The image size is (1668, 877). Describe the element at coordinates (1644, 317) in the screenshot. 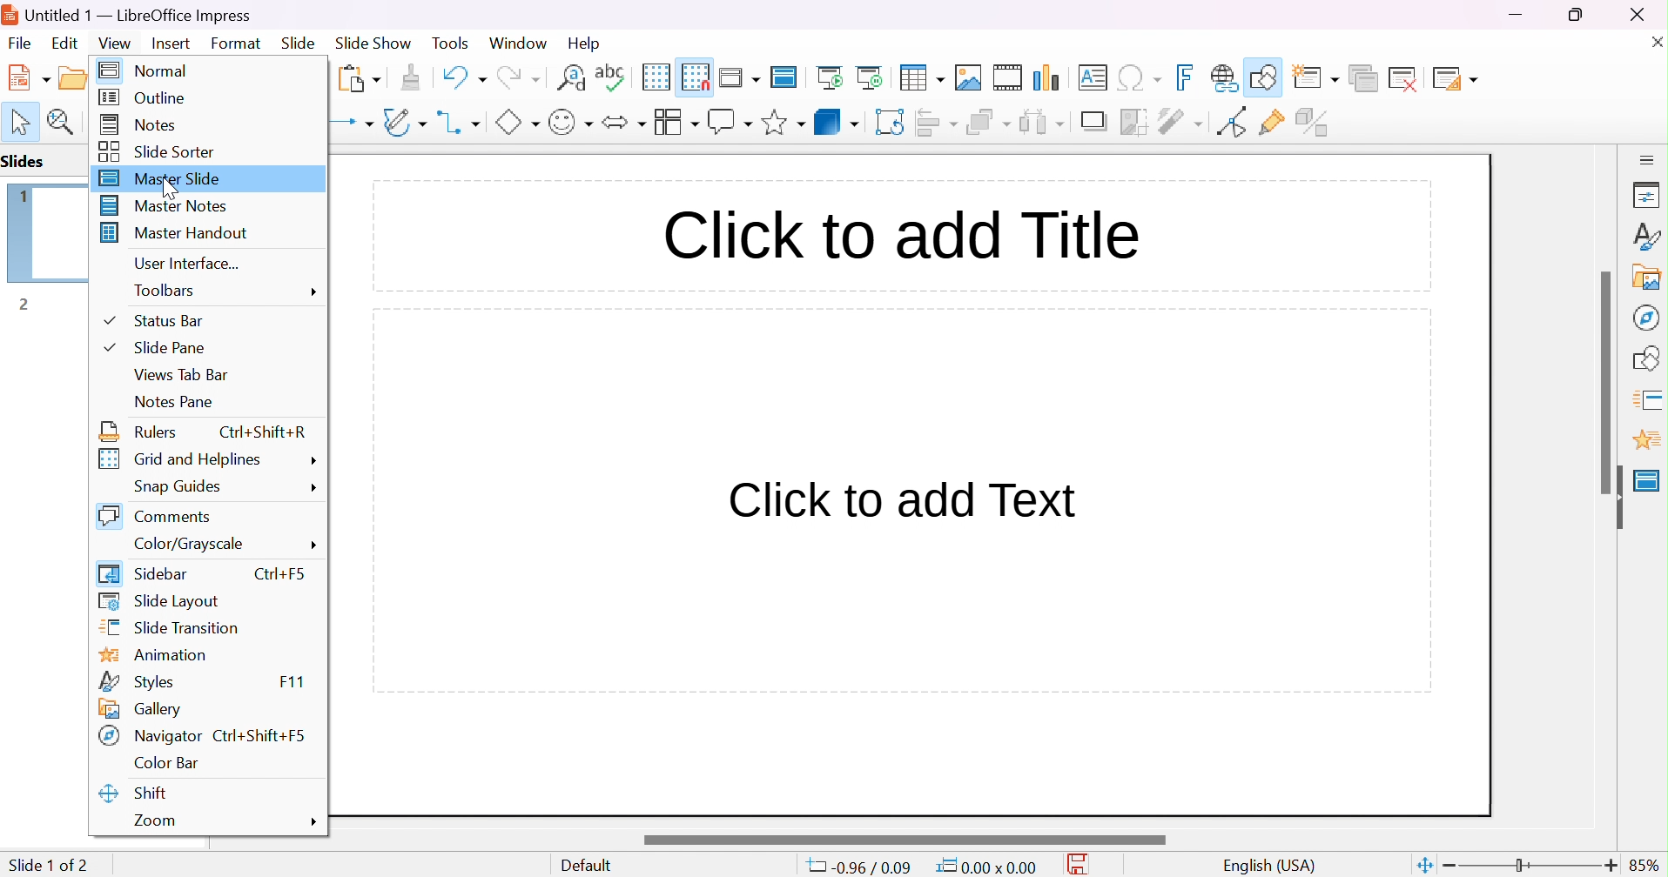

I see `navigation` at that location.